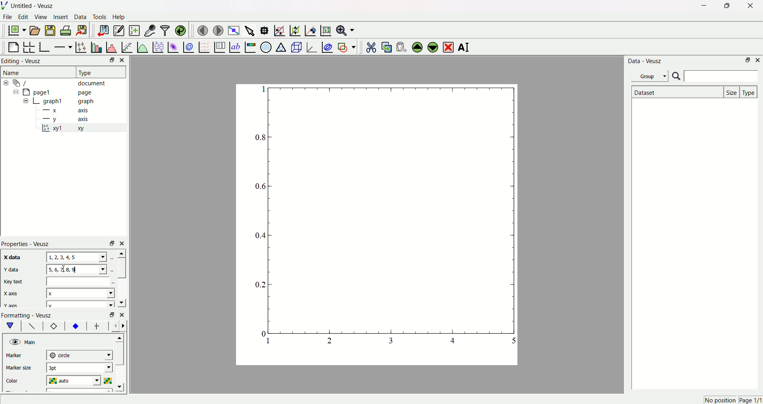 The height and width of the screenshot is (404, 763). What do you see at coordinates (749, 92) in the screenshot?
I see `Type` at bounding box center [749, 92].